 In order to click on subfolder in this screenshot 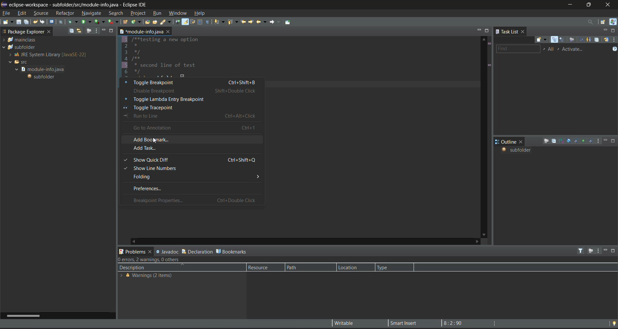, I will do `click(19, 48)`.